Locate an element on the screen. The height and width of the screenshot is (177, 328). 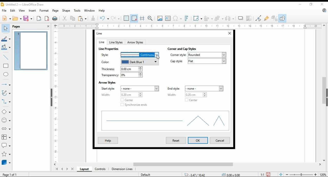
line pattern is located at coordinates (109, 49).